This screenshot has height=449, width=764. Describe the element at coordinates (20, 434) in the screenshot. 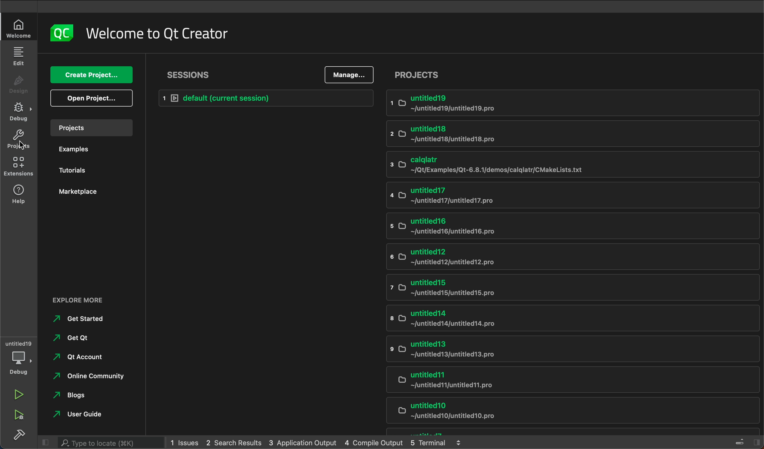

I see `build` at that location.